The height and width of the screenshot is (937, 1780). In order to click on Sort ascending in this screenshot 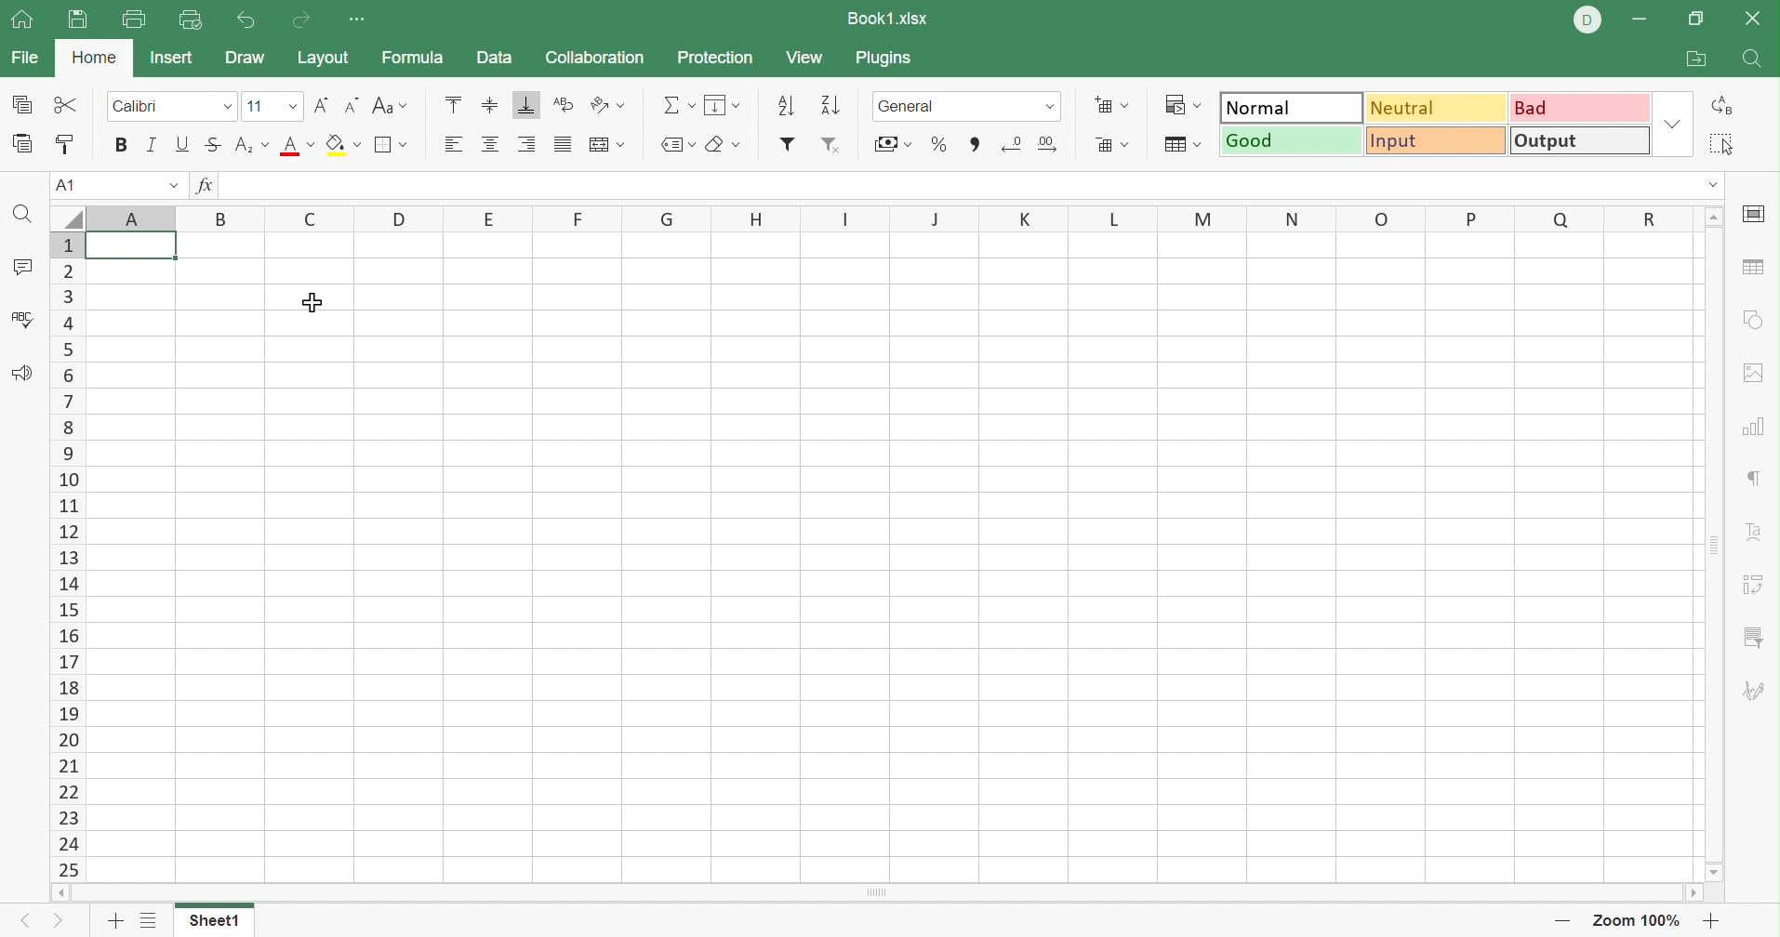, I will do `click(786, 103)`.